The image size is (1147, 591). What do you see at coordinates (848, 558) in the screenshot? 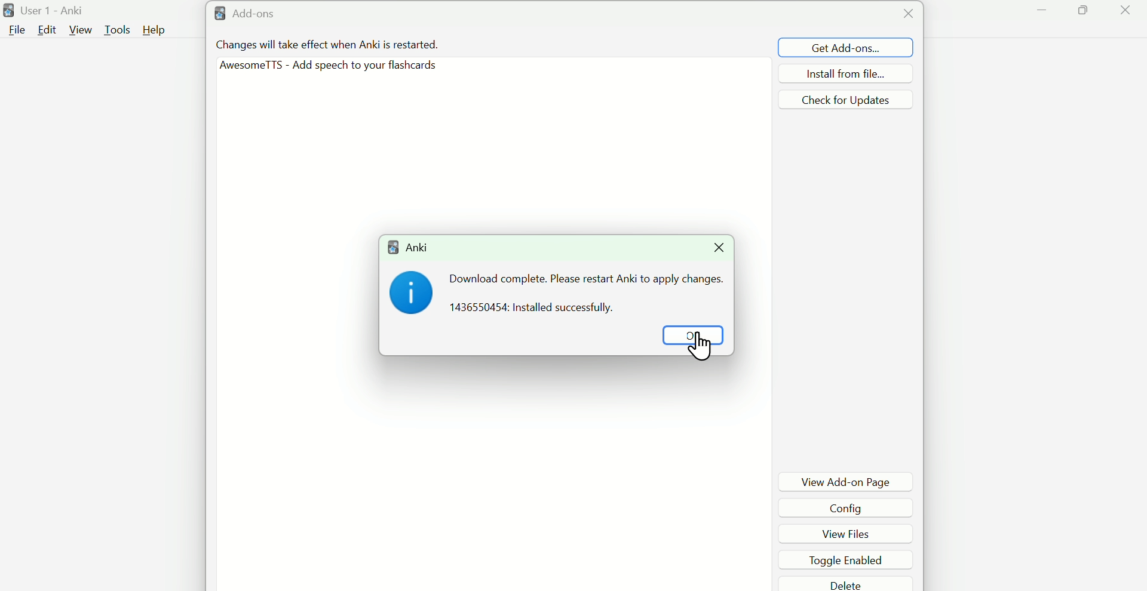
I see `Toggle enabled` at bounding box center [848, 558].